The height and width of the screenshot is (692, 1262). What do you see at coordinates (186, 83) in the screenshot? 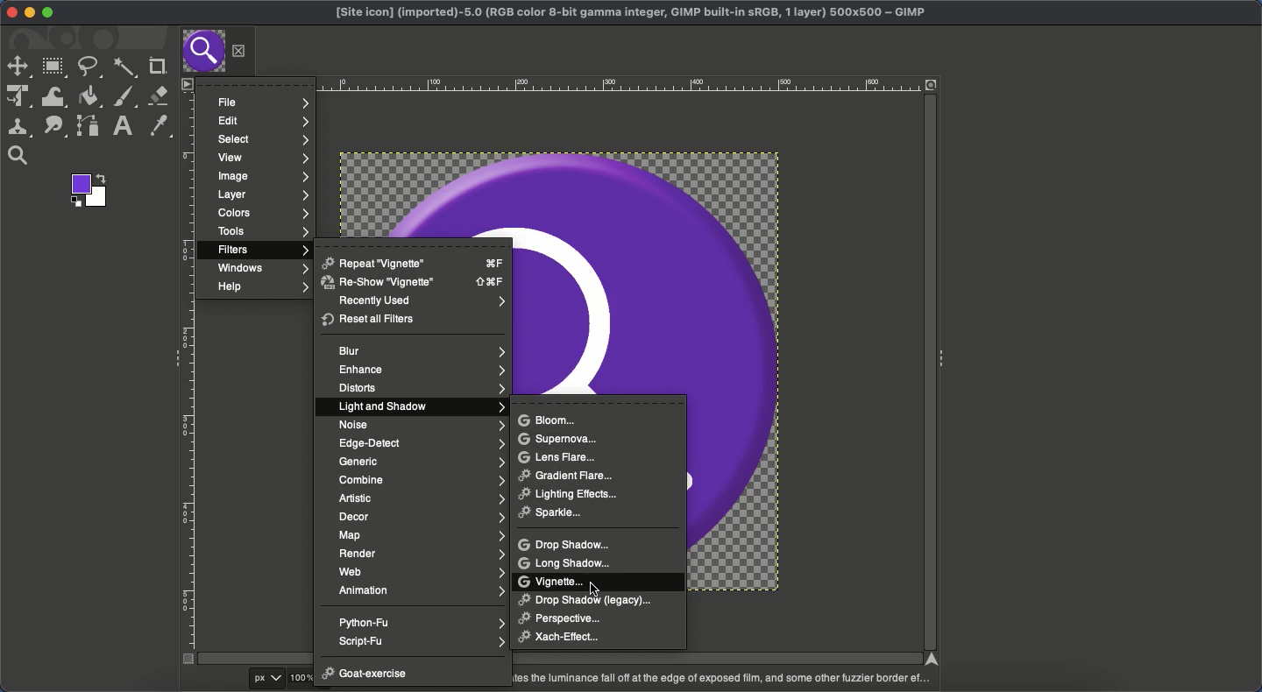
I see `Menu` at bounding box center [186, 83].